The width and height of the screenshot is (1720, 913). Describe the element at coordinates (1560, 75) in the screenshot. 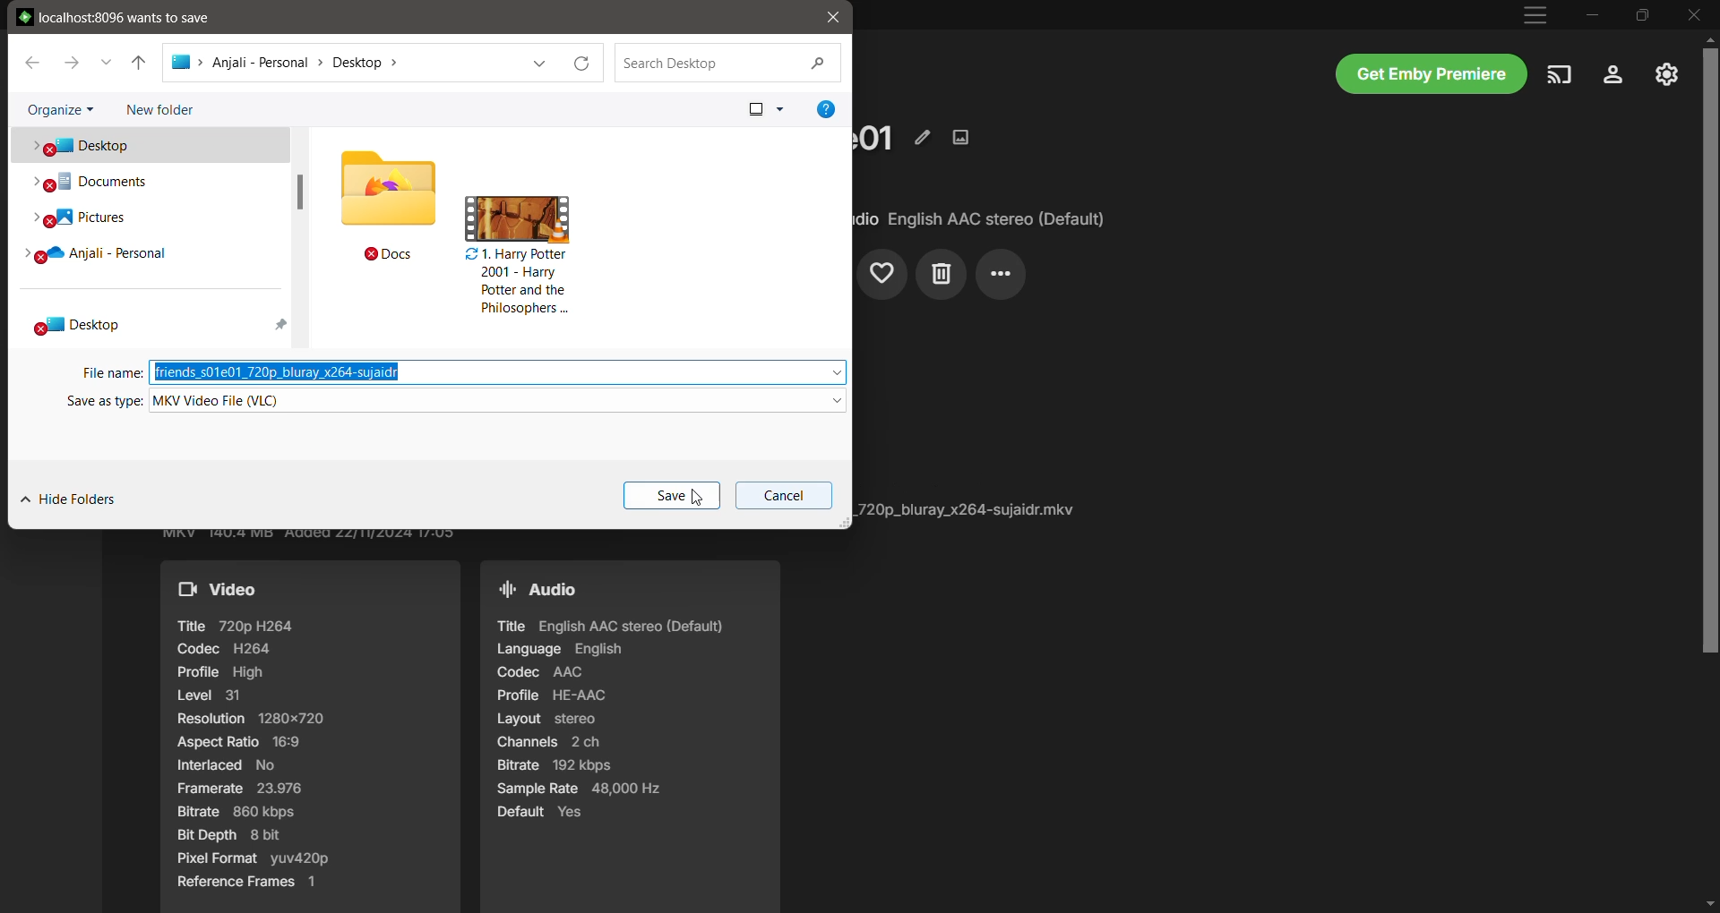

I see `Play on another deivce` at that location.